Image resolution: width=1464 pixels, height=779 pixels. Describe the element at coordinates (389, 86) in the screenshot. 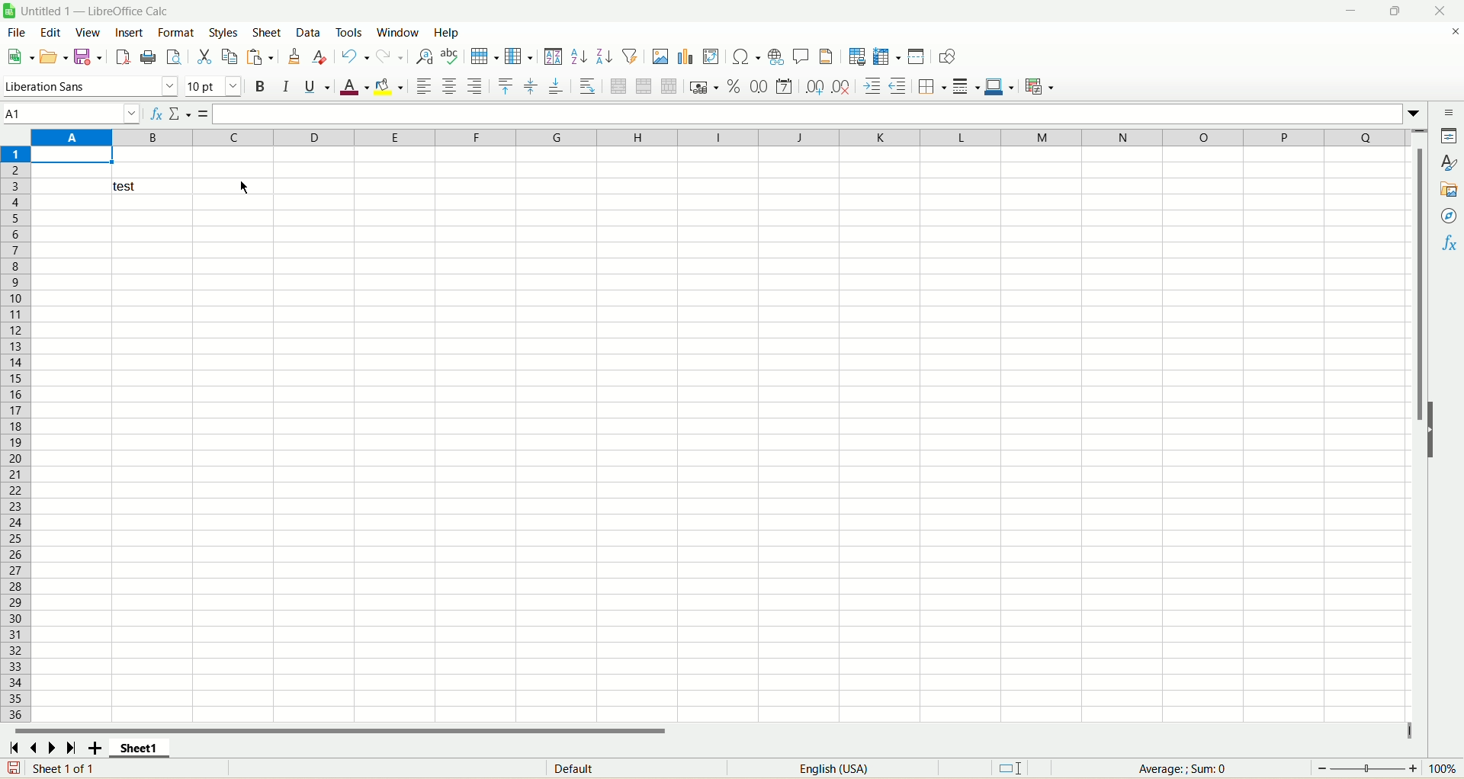

I see `background color` at that location.